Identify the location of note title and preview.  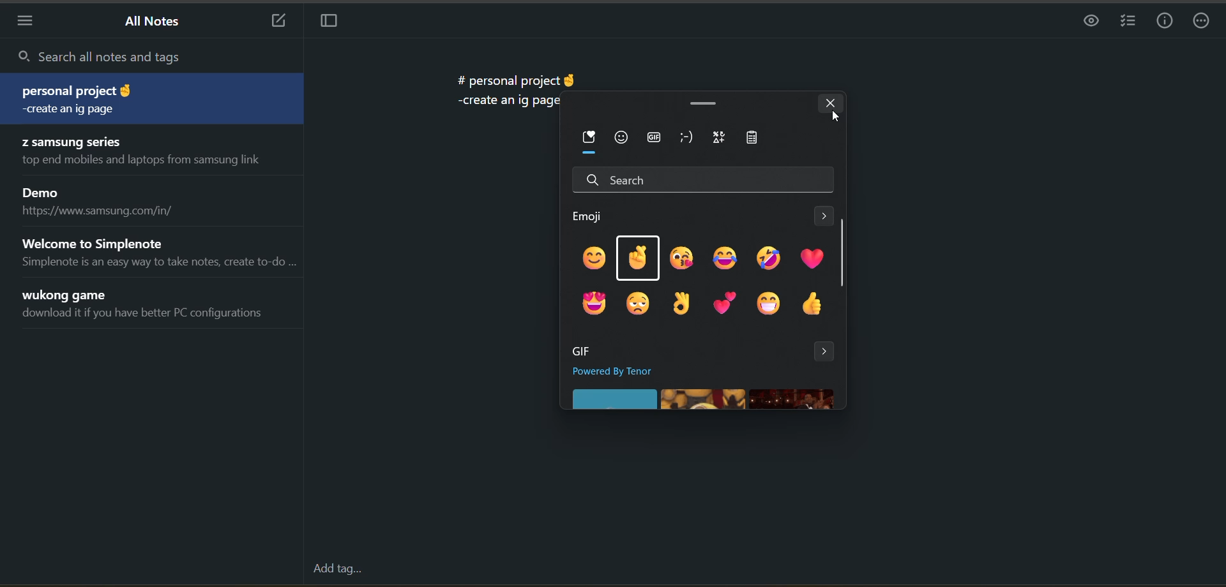
(148, 98).